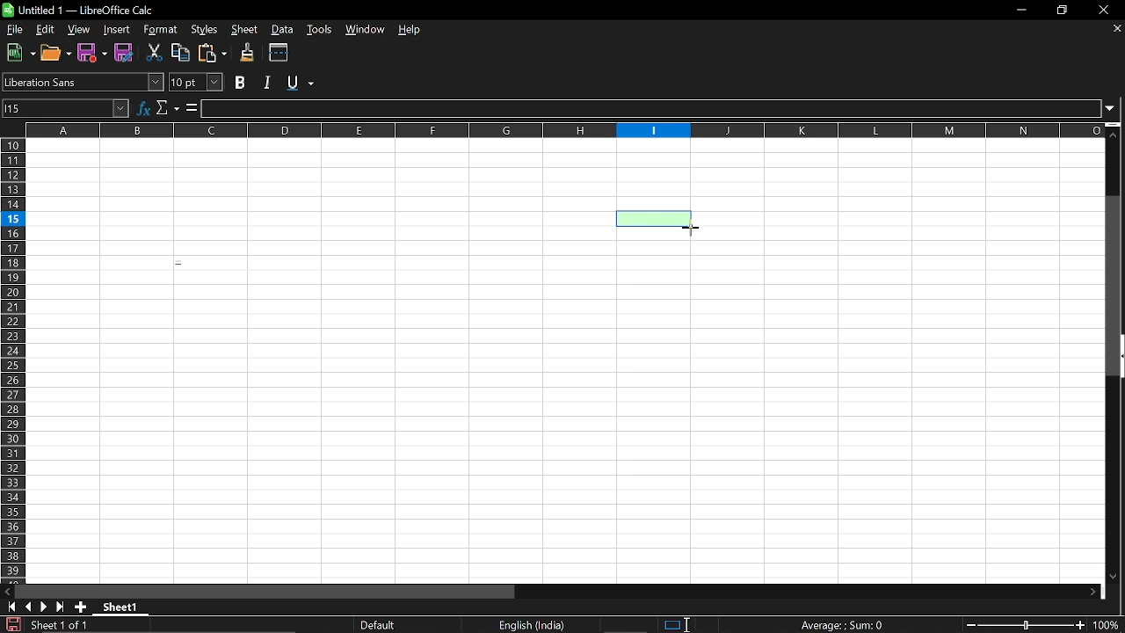  I want to click on Vertical scrollbar, so click(1115, 287).